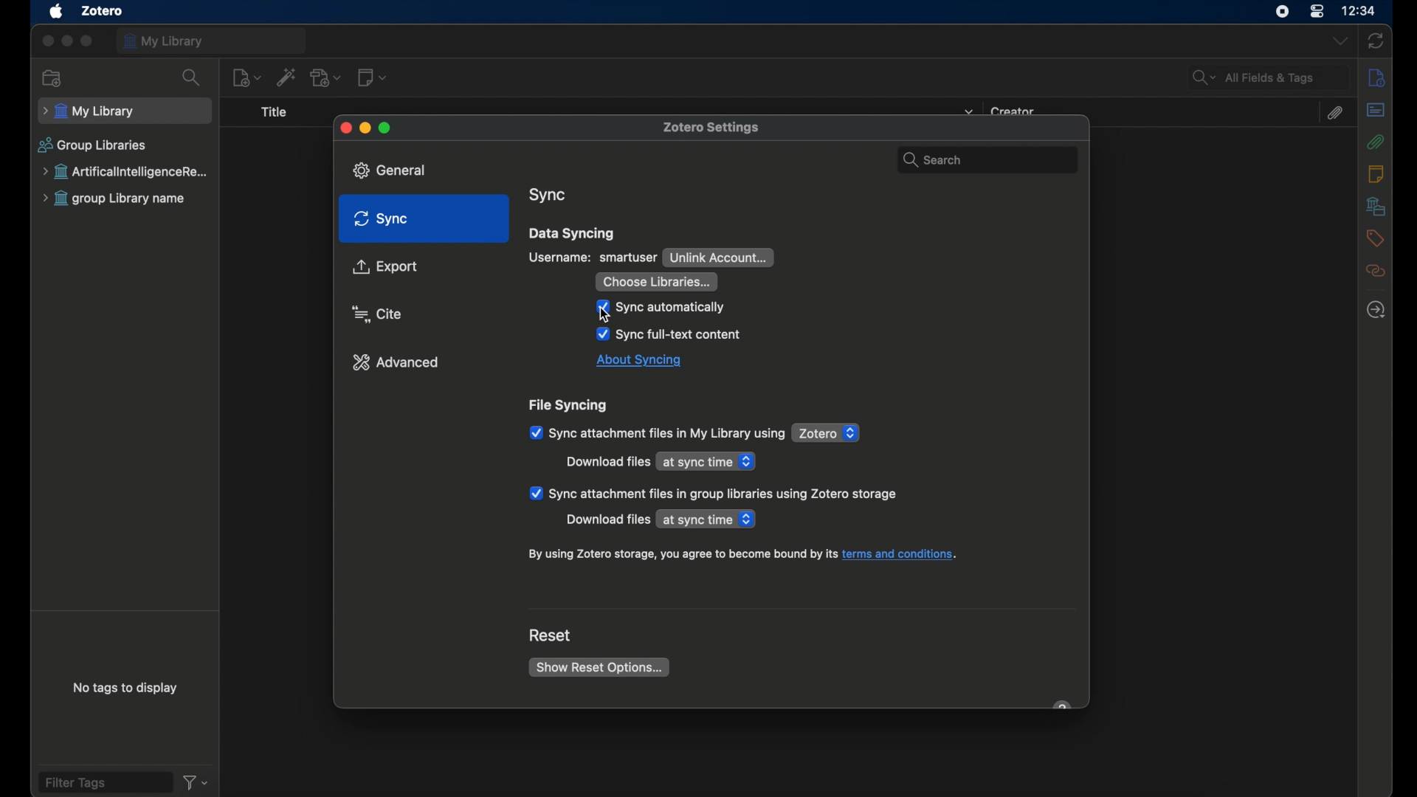 This screenshot has width=1417, height=797. I want to click on zotero dropdown, so click(827, 433).